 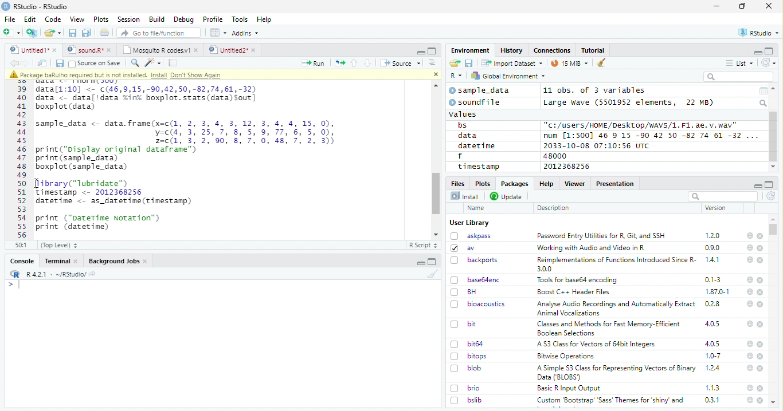 I want to click on RStudio - RStudio, so click(x=41, y=6).